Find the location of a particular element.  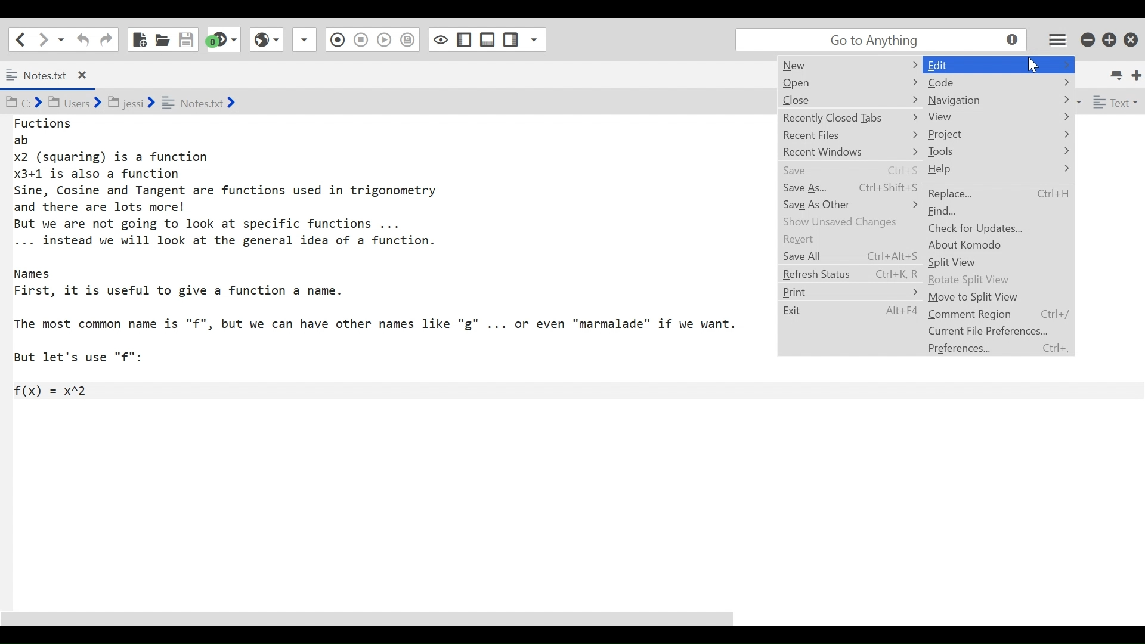

open is located at coordinates (818, 82).